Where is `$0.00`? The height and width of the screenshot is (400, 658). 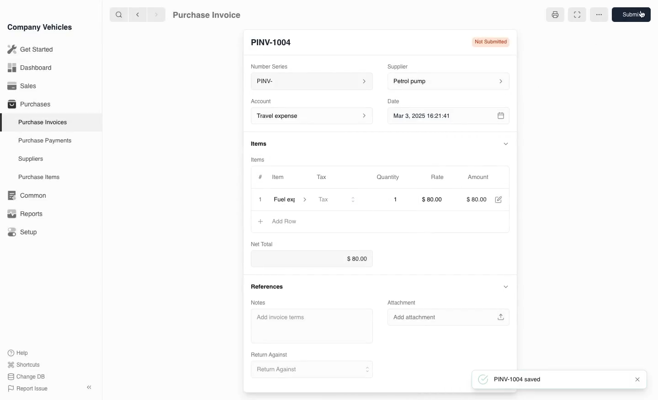 $0.00 is located at coordinates (317, 259).